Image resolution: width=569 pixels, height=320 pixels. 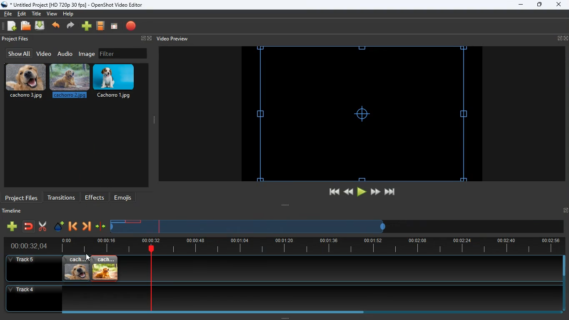 What do you see at coordinates (72, 26) in the screenshot?
I see `forward` at bounding box center [72, 26].